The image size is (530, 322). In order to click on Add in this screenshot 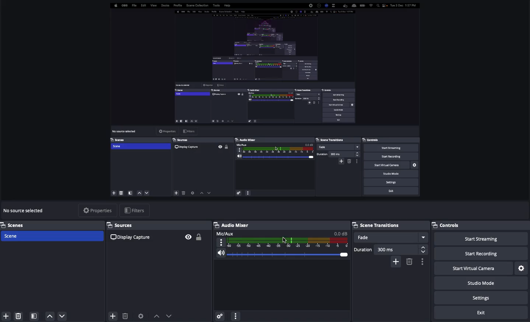, I will do `click(112, 315)`.